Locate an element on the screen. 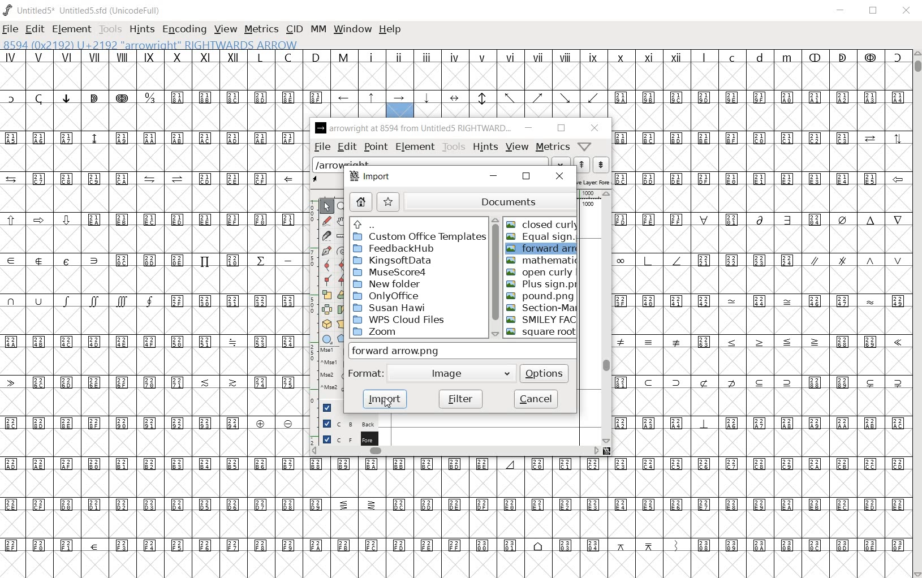 The width and height of the screenshot is (922, 578). TOOLS is located at coordinates (109, 30).